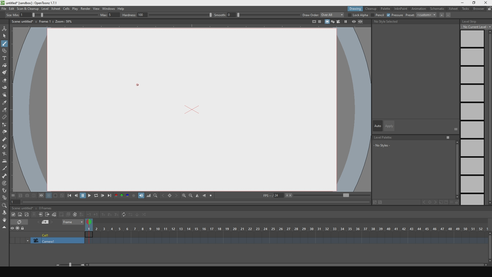  Describe the element at coordinates (377, 15) in the screenshot. I see `pencil` at that location.